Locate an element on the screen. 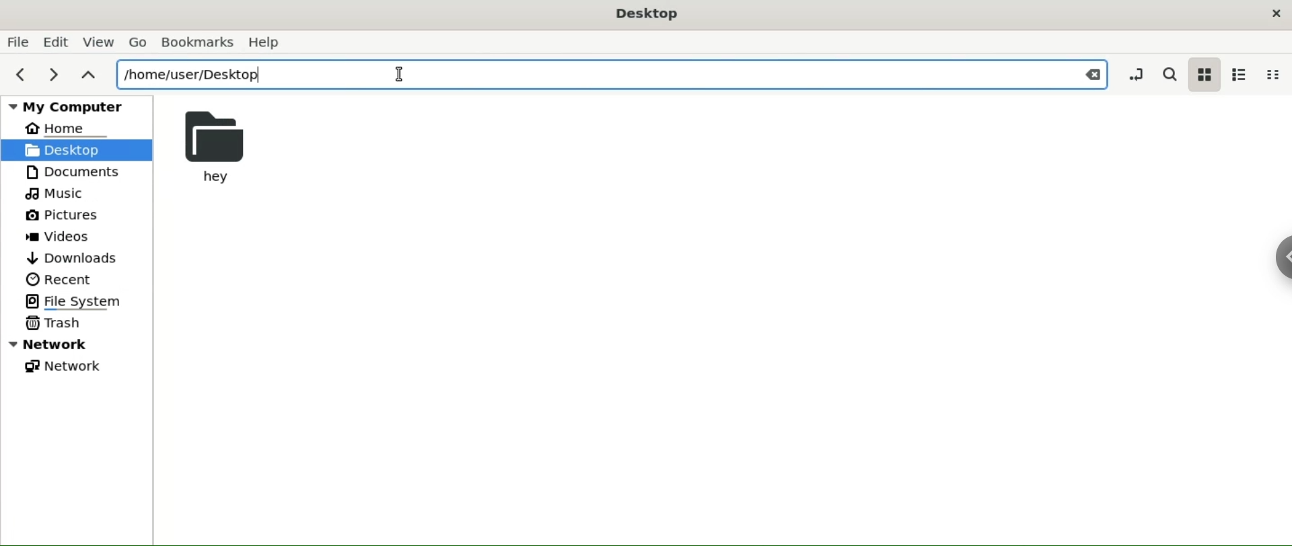  network is located at coordinates (65, 365).